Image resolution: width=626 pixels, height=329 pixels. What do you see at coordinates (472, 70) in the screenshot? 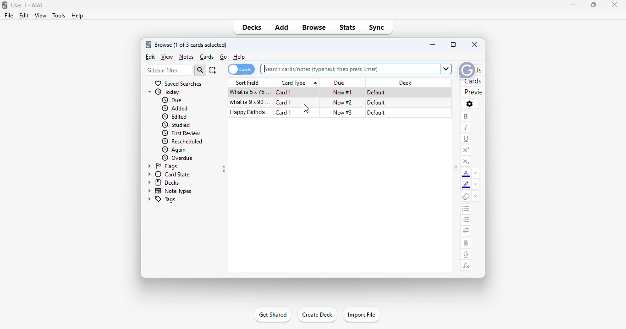
I see `fields` at bounding box center [472, 70].